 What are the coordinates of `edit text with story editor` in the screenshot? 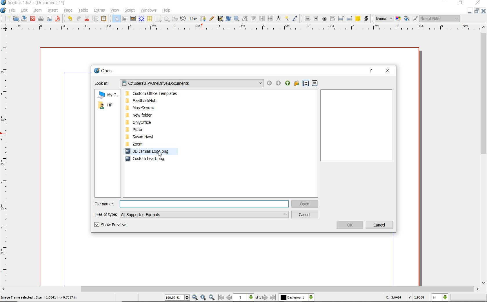 It's located at (254, 18).